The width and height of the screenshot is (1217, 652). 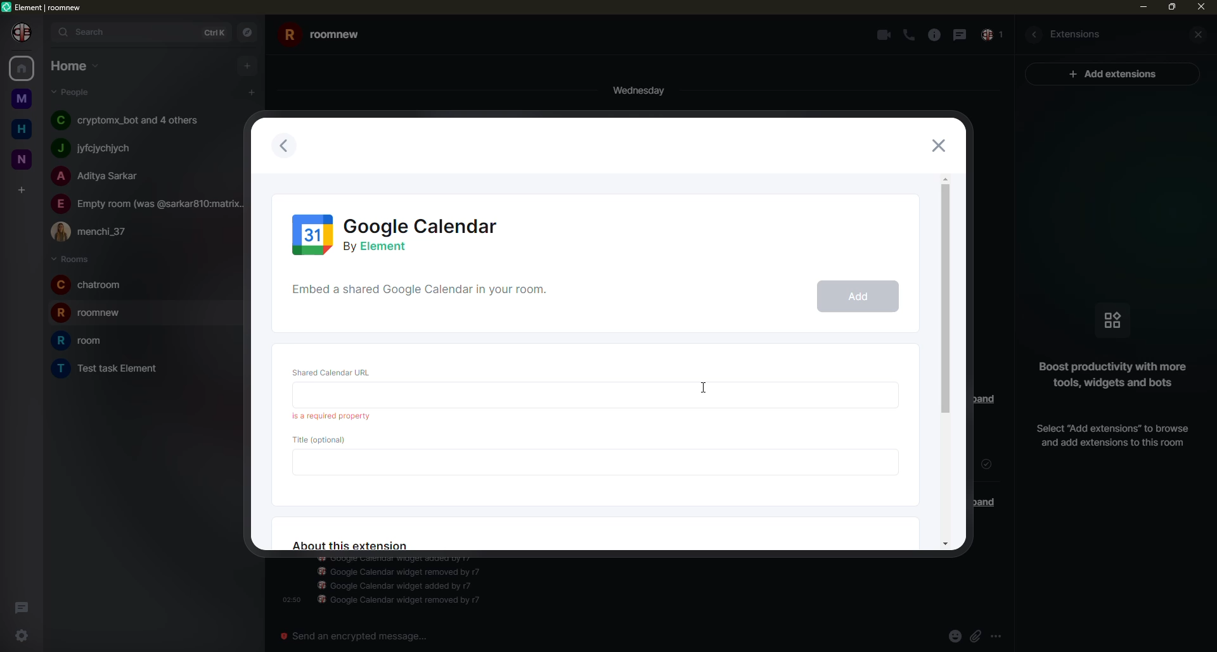 I want to click on settings, so click(x=25, y=639).